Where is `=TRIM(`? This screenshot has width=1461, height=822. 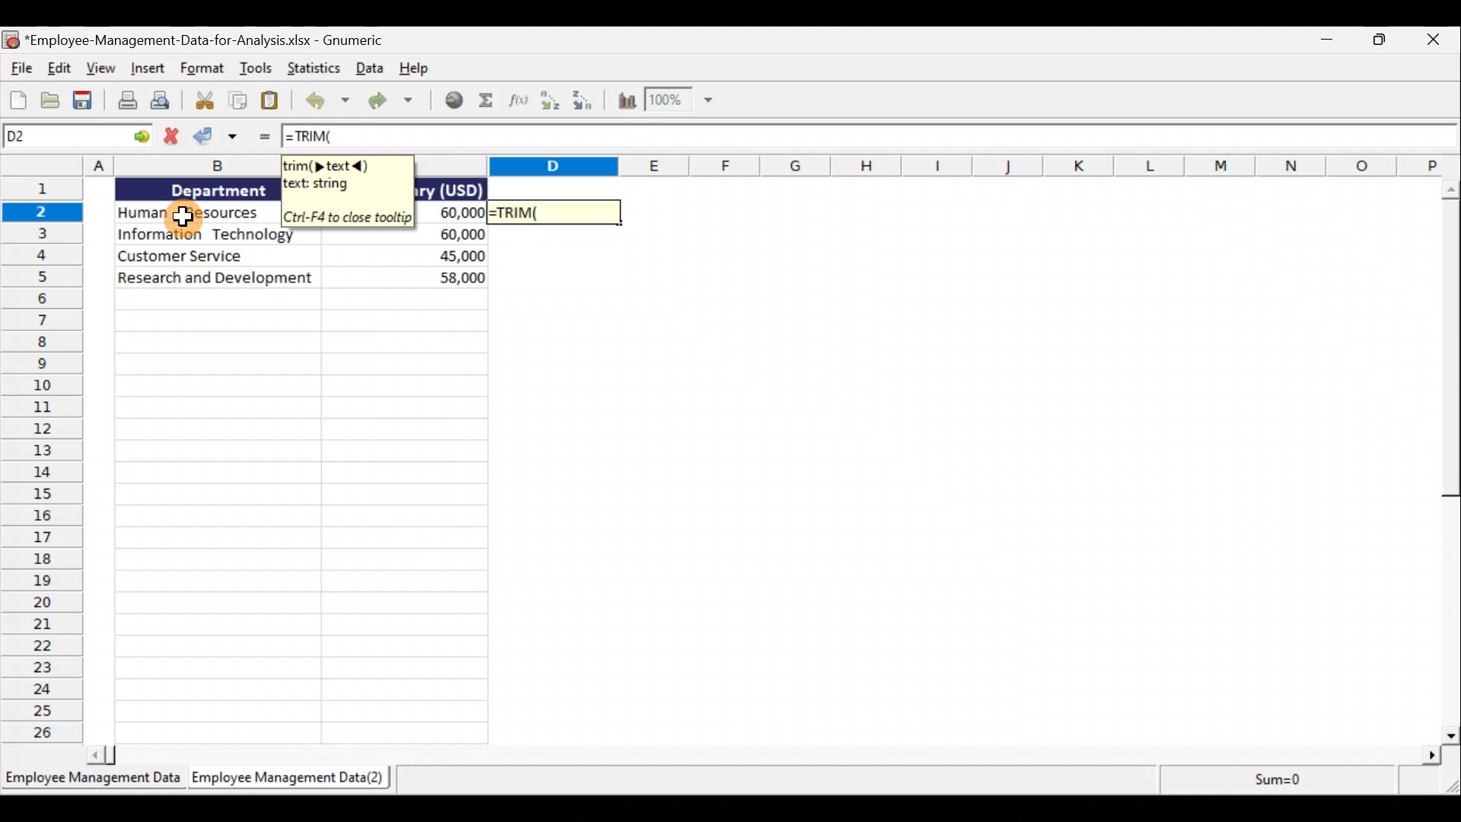 =TRIM( is located at coordinates (558, 212).